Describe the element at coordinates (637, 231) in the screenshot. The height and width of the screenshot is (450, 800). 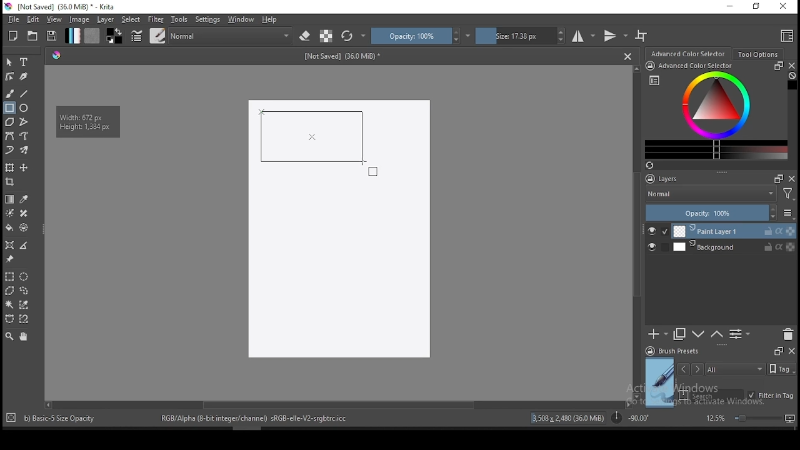
I see `scroll bar` at that location.